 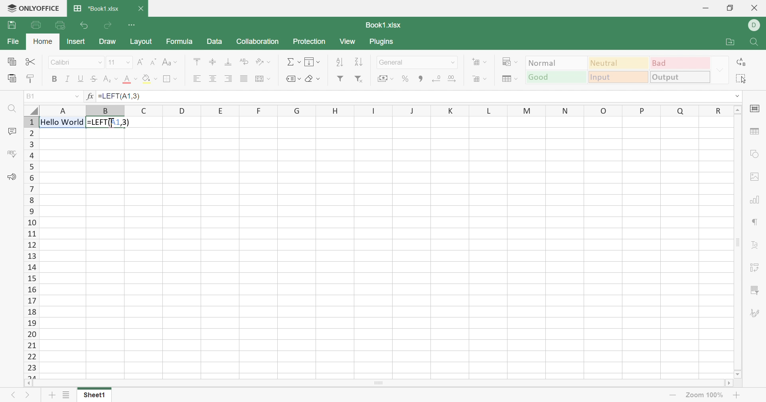 I want to click on Scroll bar, so click(x=739, y=242).